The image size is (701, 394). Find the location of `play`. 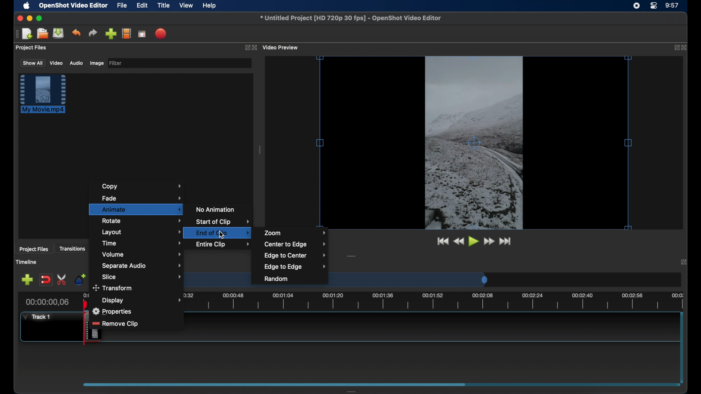

play is located at coordinates (474, 242).